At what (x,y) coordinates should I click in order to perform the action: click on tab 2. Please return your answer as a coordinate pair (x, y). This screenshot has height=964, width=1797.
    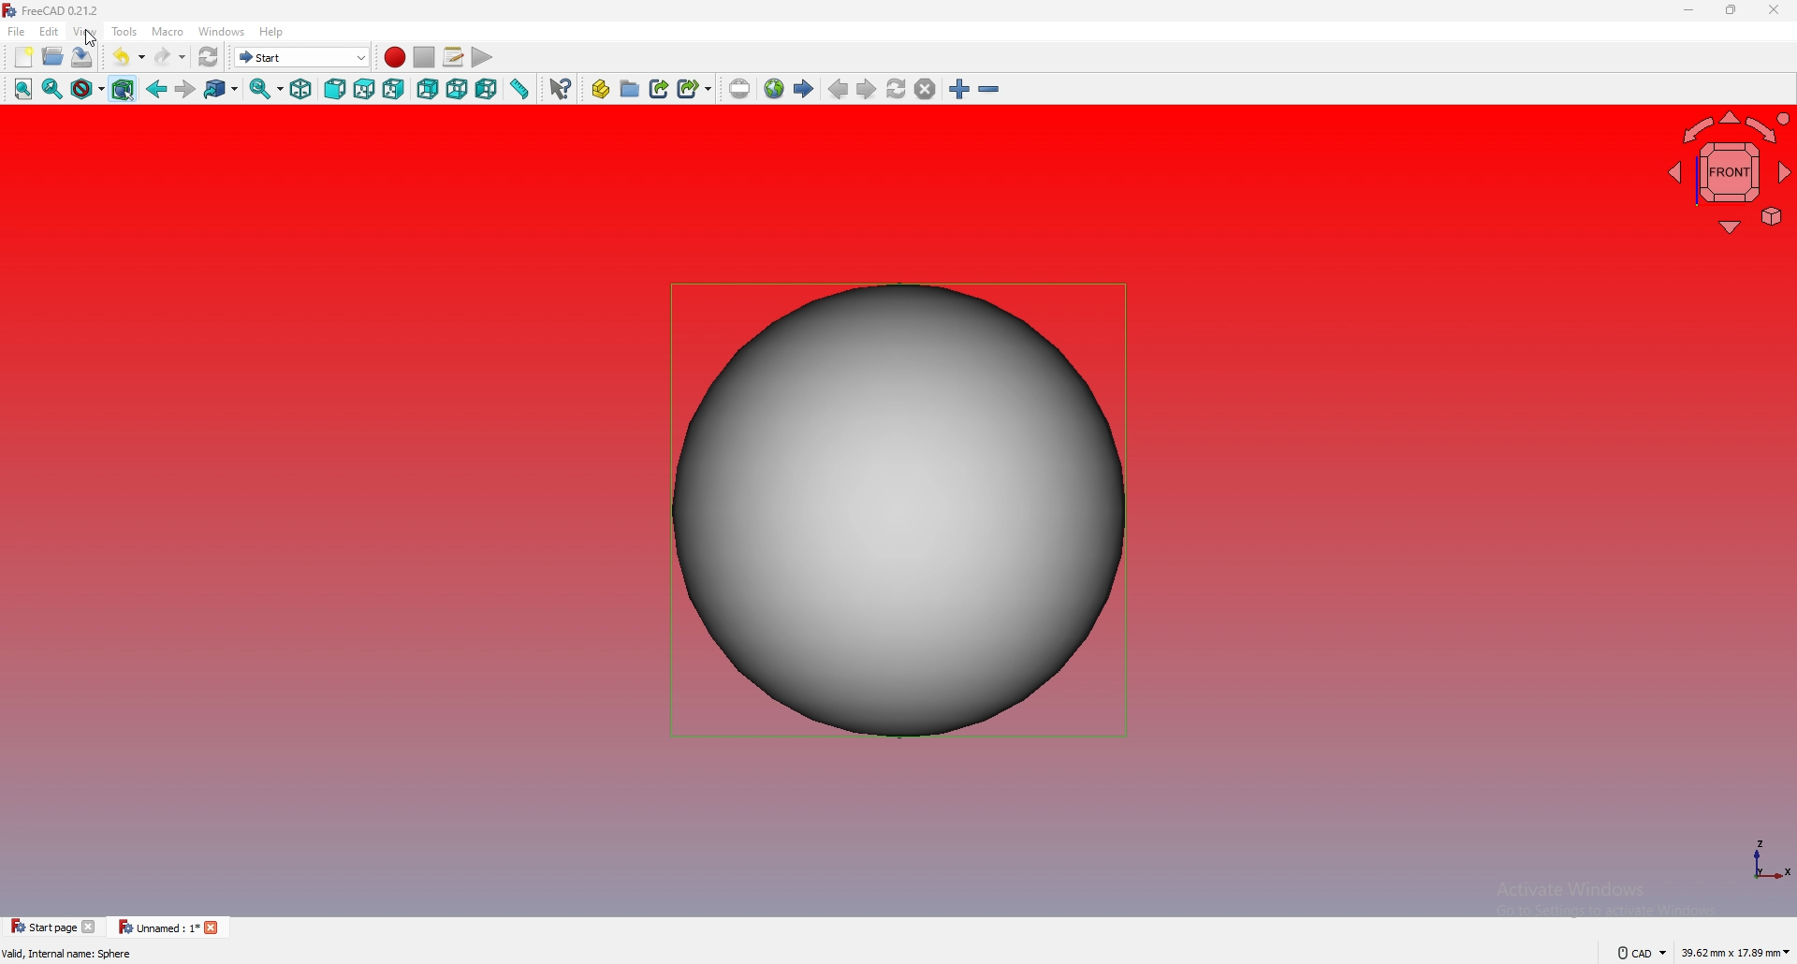
    Looking at the image, I should click on (170, 928).